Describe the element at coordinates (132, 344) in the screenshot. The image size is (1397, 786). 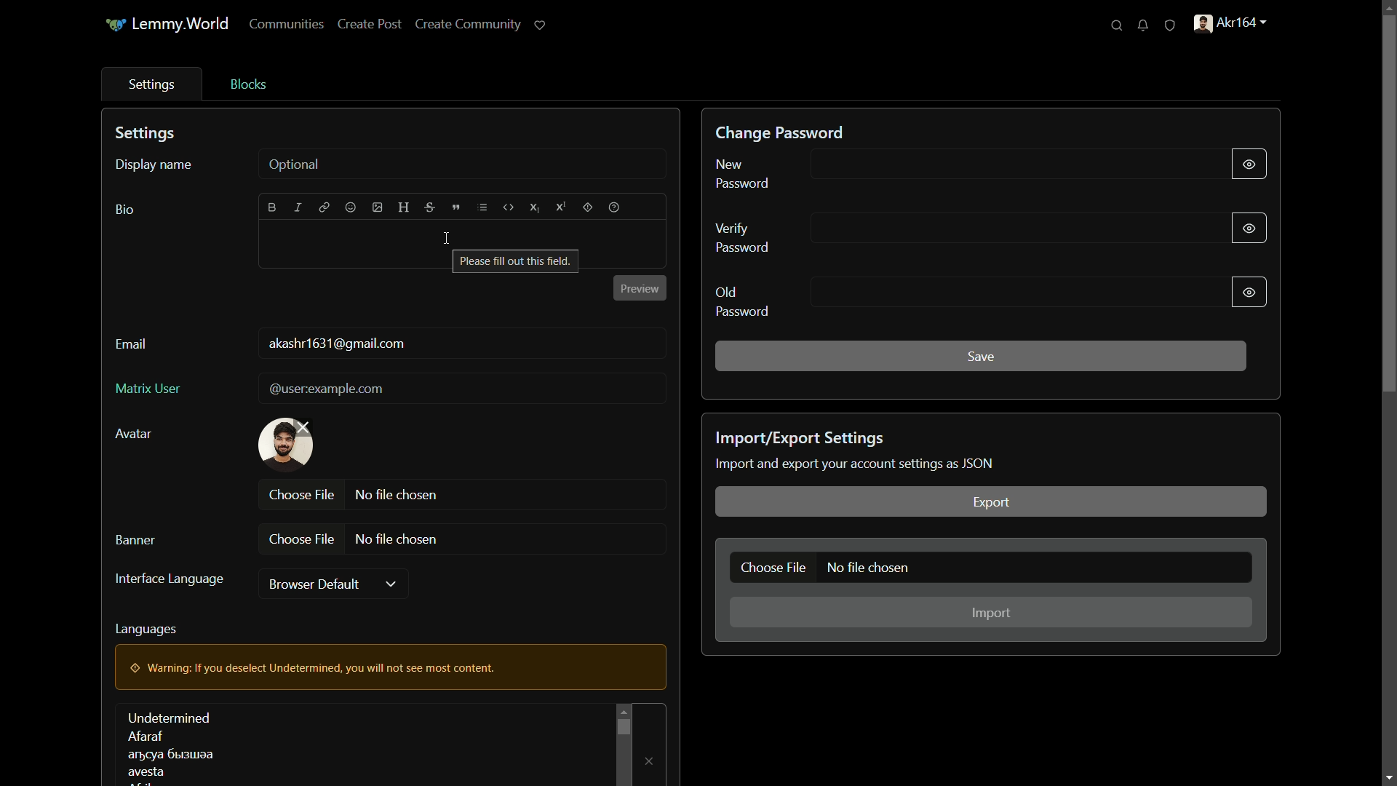
I see `email` at that location.